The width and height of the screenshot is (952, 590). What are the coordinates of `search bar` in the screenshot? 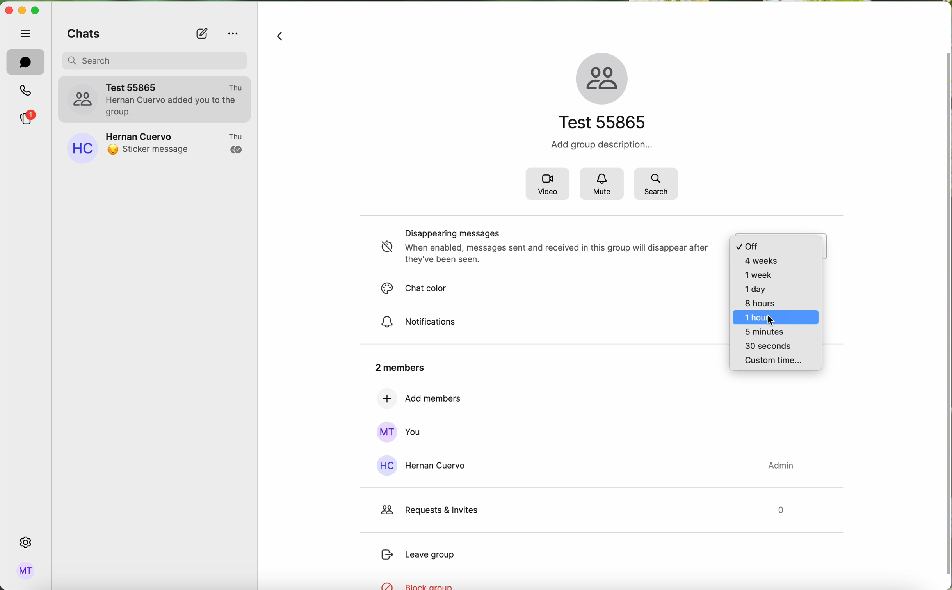 It's located at (157, 59).